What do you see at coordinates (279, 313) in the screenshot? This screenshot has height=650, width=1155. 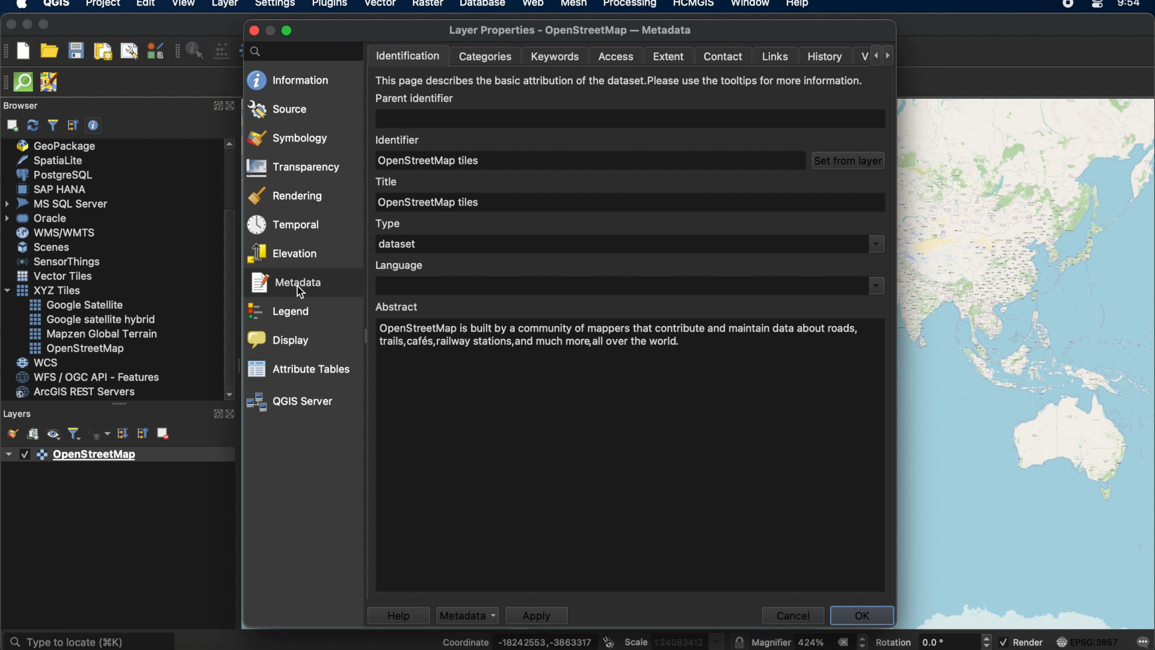 I see `legend` at bounding box center [279, 313].